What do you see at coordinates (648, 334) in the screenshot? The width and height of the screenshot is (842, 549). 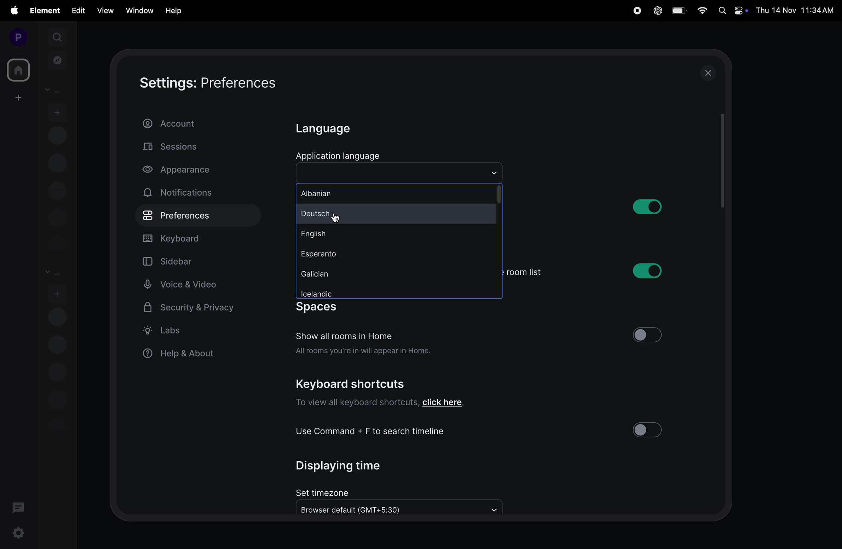 I see `button` at bounding box center [648, 334].